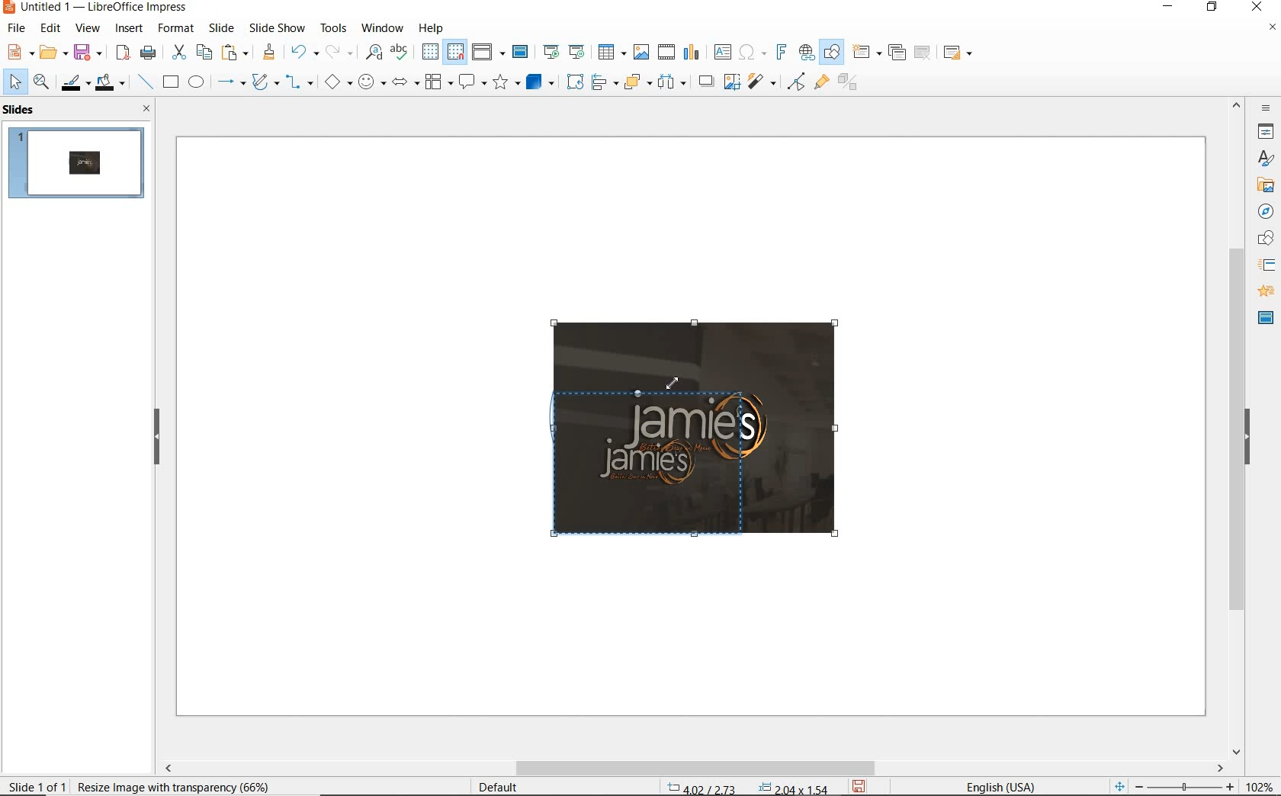 This screenshot has height=796, width=1281. What do you see at coordinates (51, 53) in the screenshot?
I see `open` at bounding box center [51, 53].